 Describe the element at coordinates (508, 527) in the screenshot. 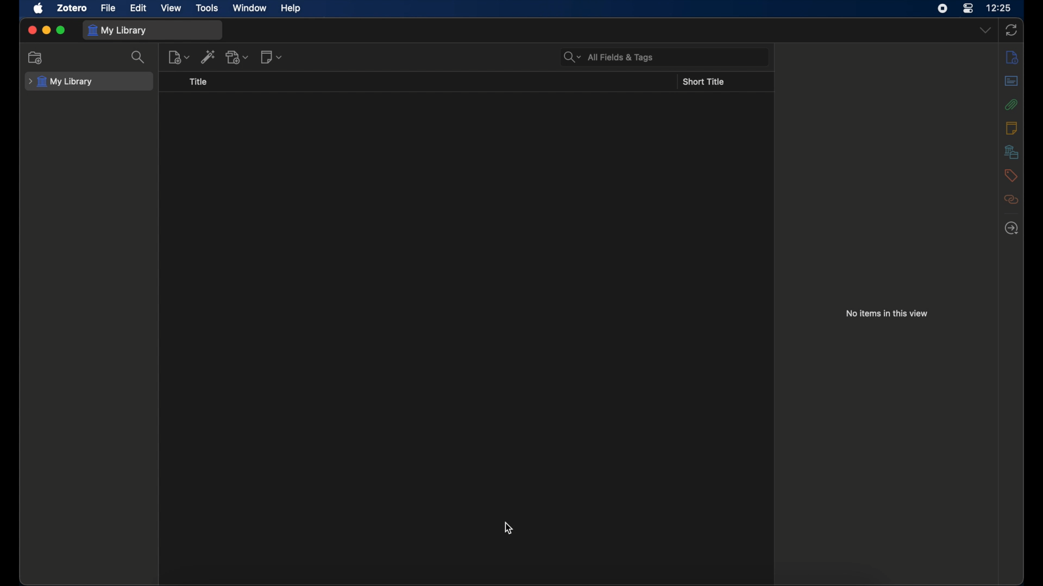

I see `cursor` at that location.